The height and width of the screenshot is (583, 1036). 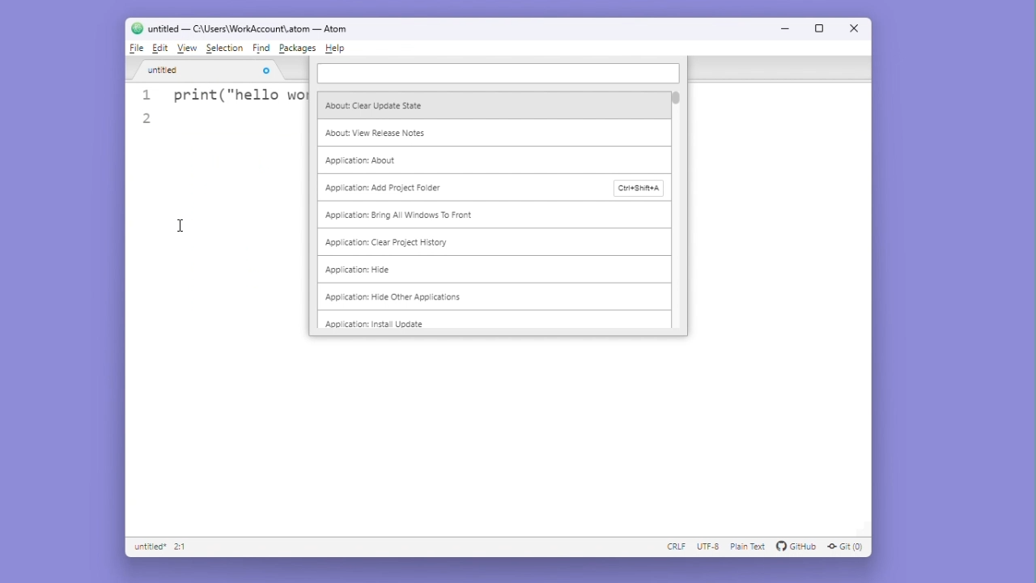 I want to click on Application: about, so click(x=368, y=161).